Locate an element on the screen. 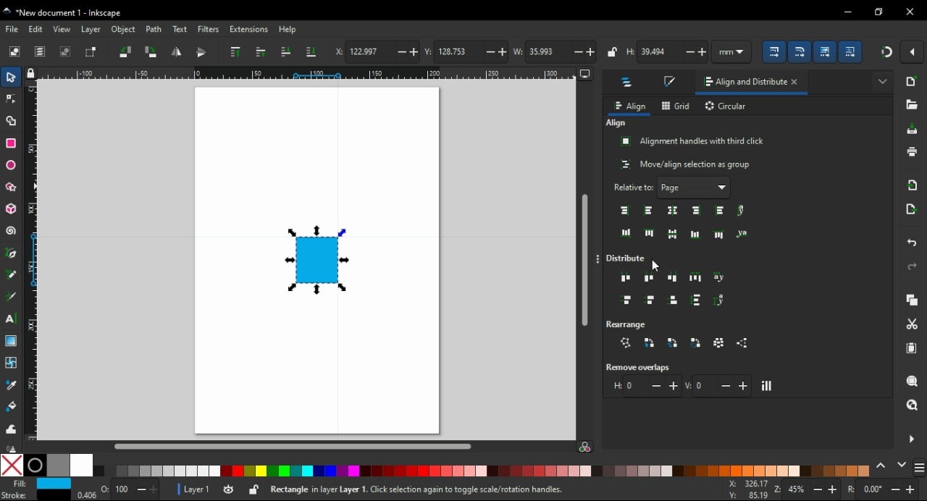  move gradients along with the objects is located at coordinates (826, 51).